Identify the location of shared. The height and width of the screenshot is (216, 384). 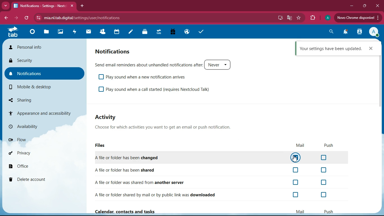
(138, 170).